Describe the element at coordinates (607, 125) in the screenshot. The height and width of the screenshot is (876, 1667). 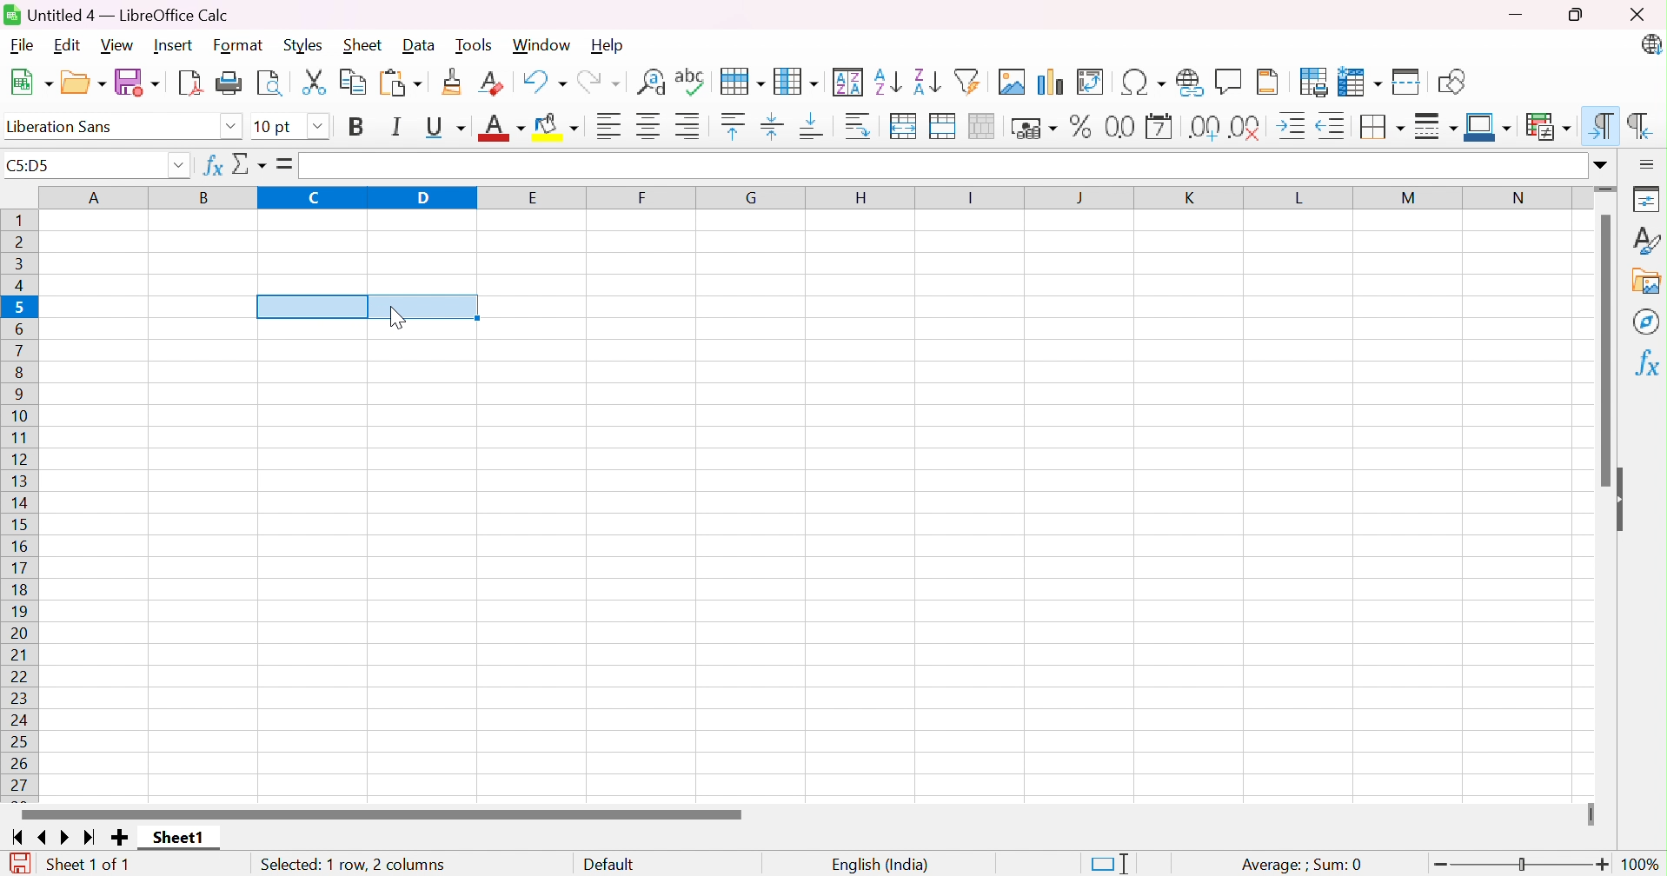
I see `Align Left` at that location.